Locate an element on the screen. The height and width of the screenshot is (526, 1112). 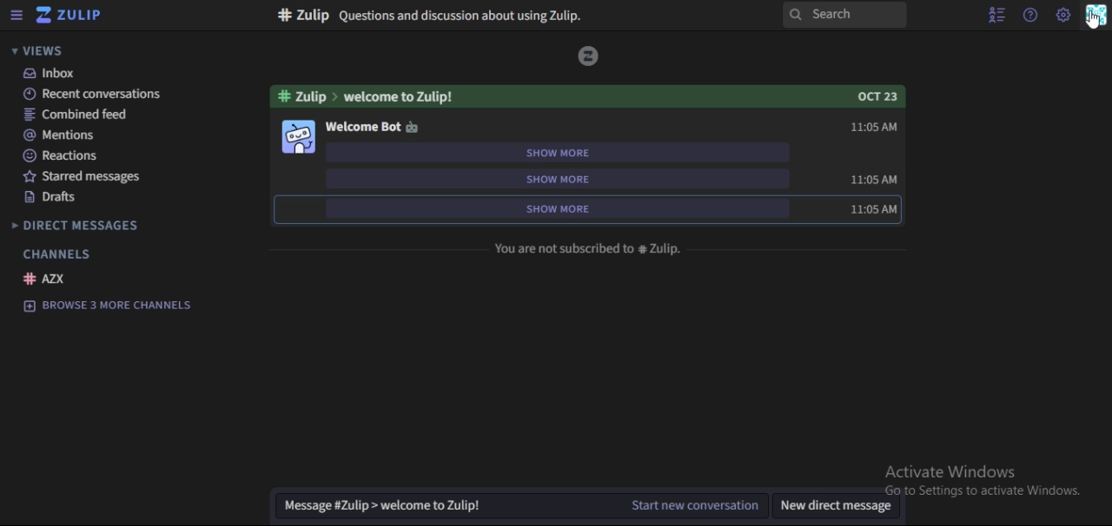
hamburger is located at coordinates (16, 16).